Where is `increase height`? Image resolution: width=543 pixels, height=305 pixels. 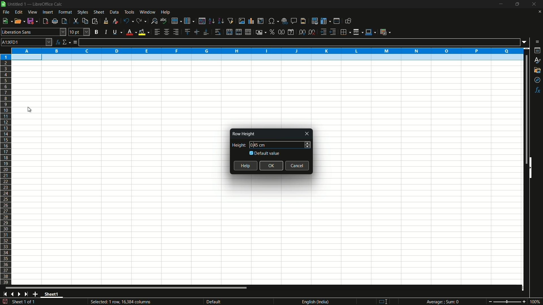
increase height is located at coordinates (308, 142).